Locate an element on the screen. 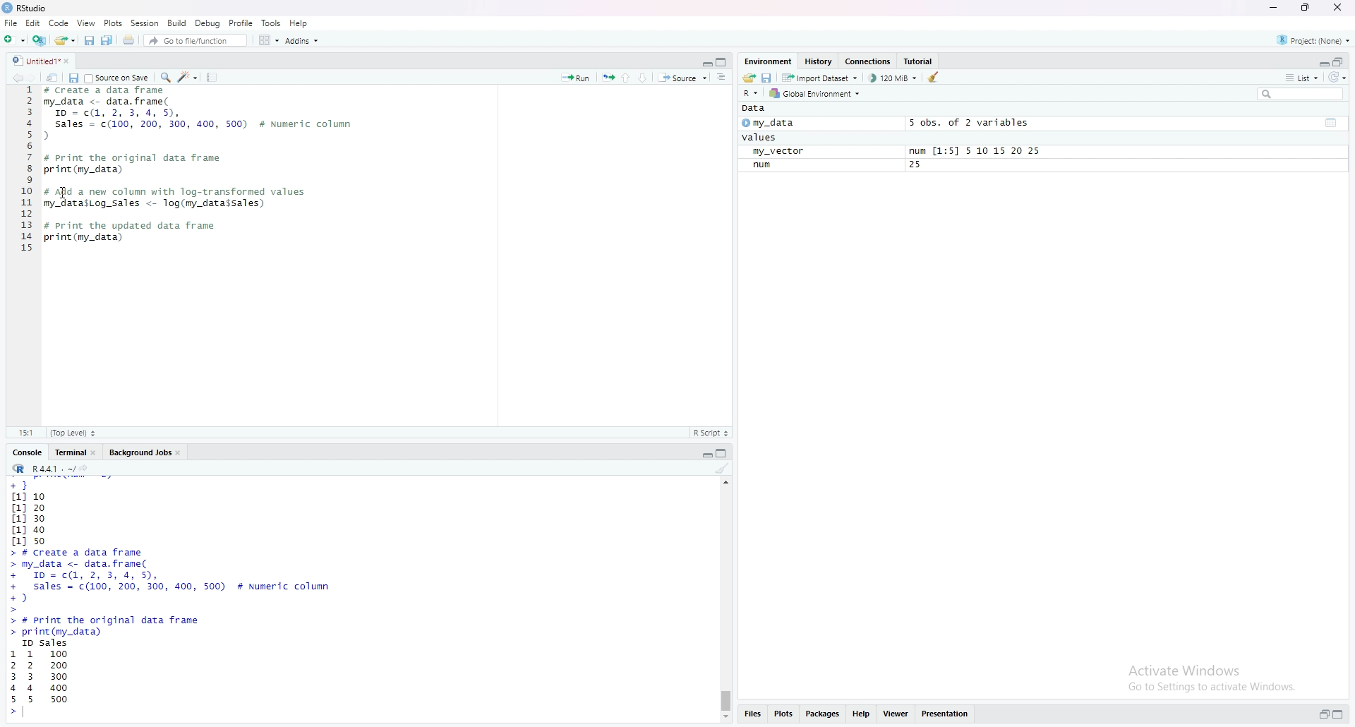  Code is located at coordinates (59, 24).